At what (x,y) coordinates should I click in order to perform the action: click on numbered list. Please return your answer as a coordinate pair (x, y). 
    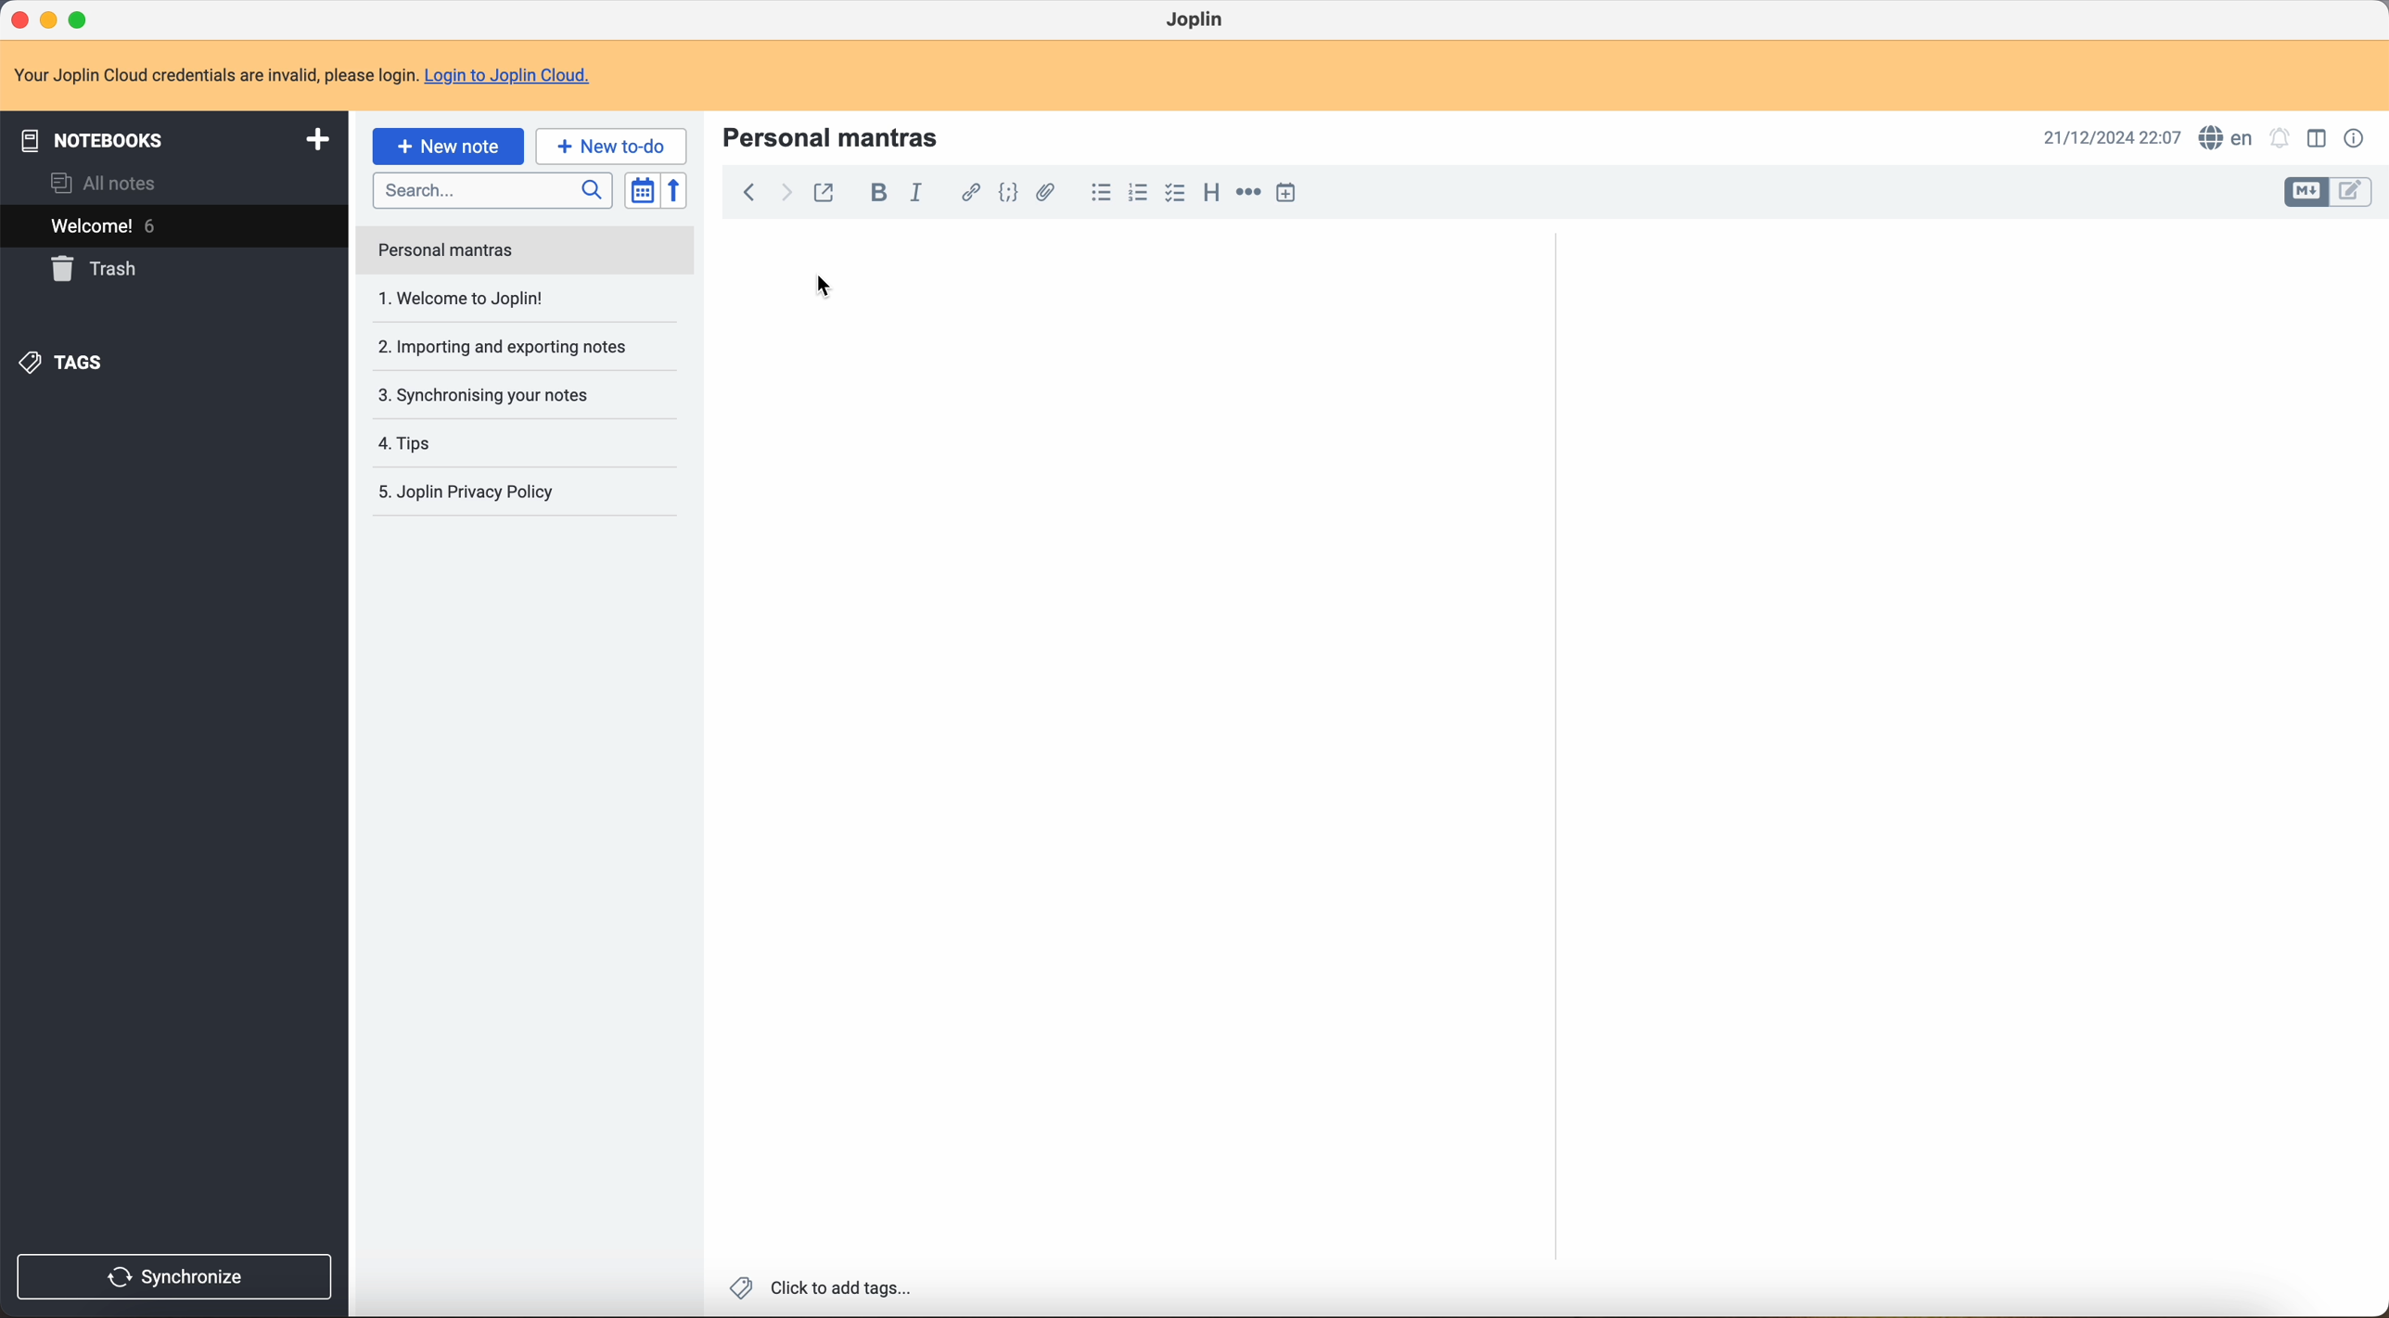
    Looking at the image, I should click on (1139, 192).